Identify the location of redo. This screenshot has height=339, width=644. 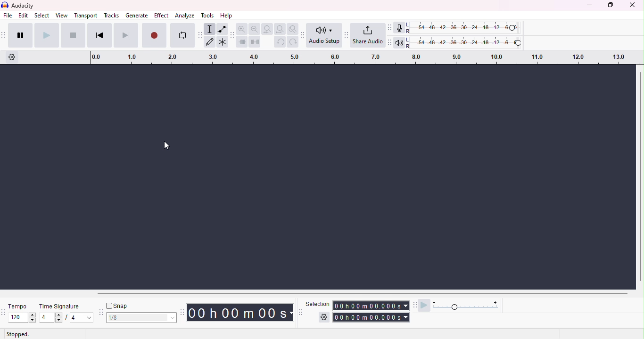
(293, 42).